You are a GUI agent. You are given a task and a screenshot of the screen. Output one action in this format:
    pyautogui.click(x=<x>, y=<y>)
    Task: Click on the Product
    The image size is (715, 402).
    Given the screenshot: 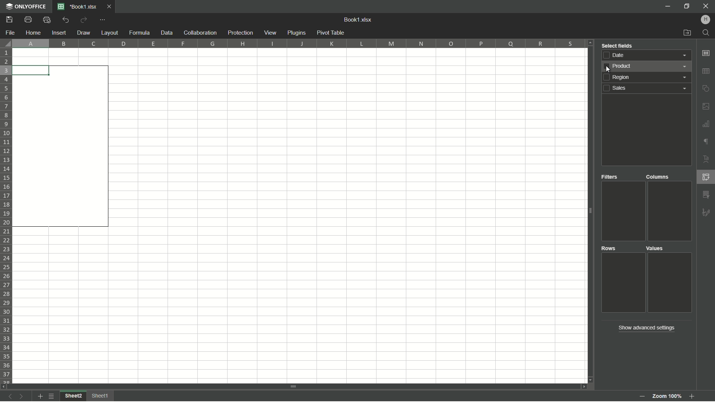 What is the action you would take?
    pyautogui.click(x=624, y=259)
    